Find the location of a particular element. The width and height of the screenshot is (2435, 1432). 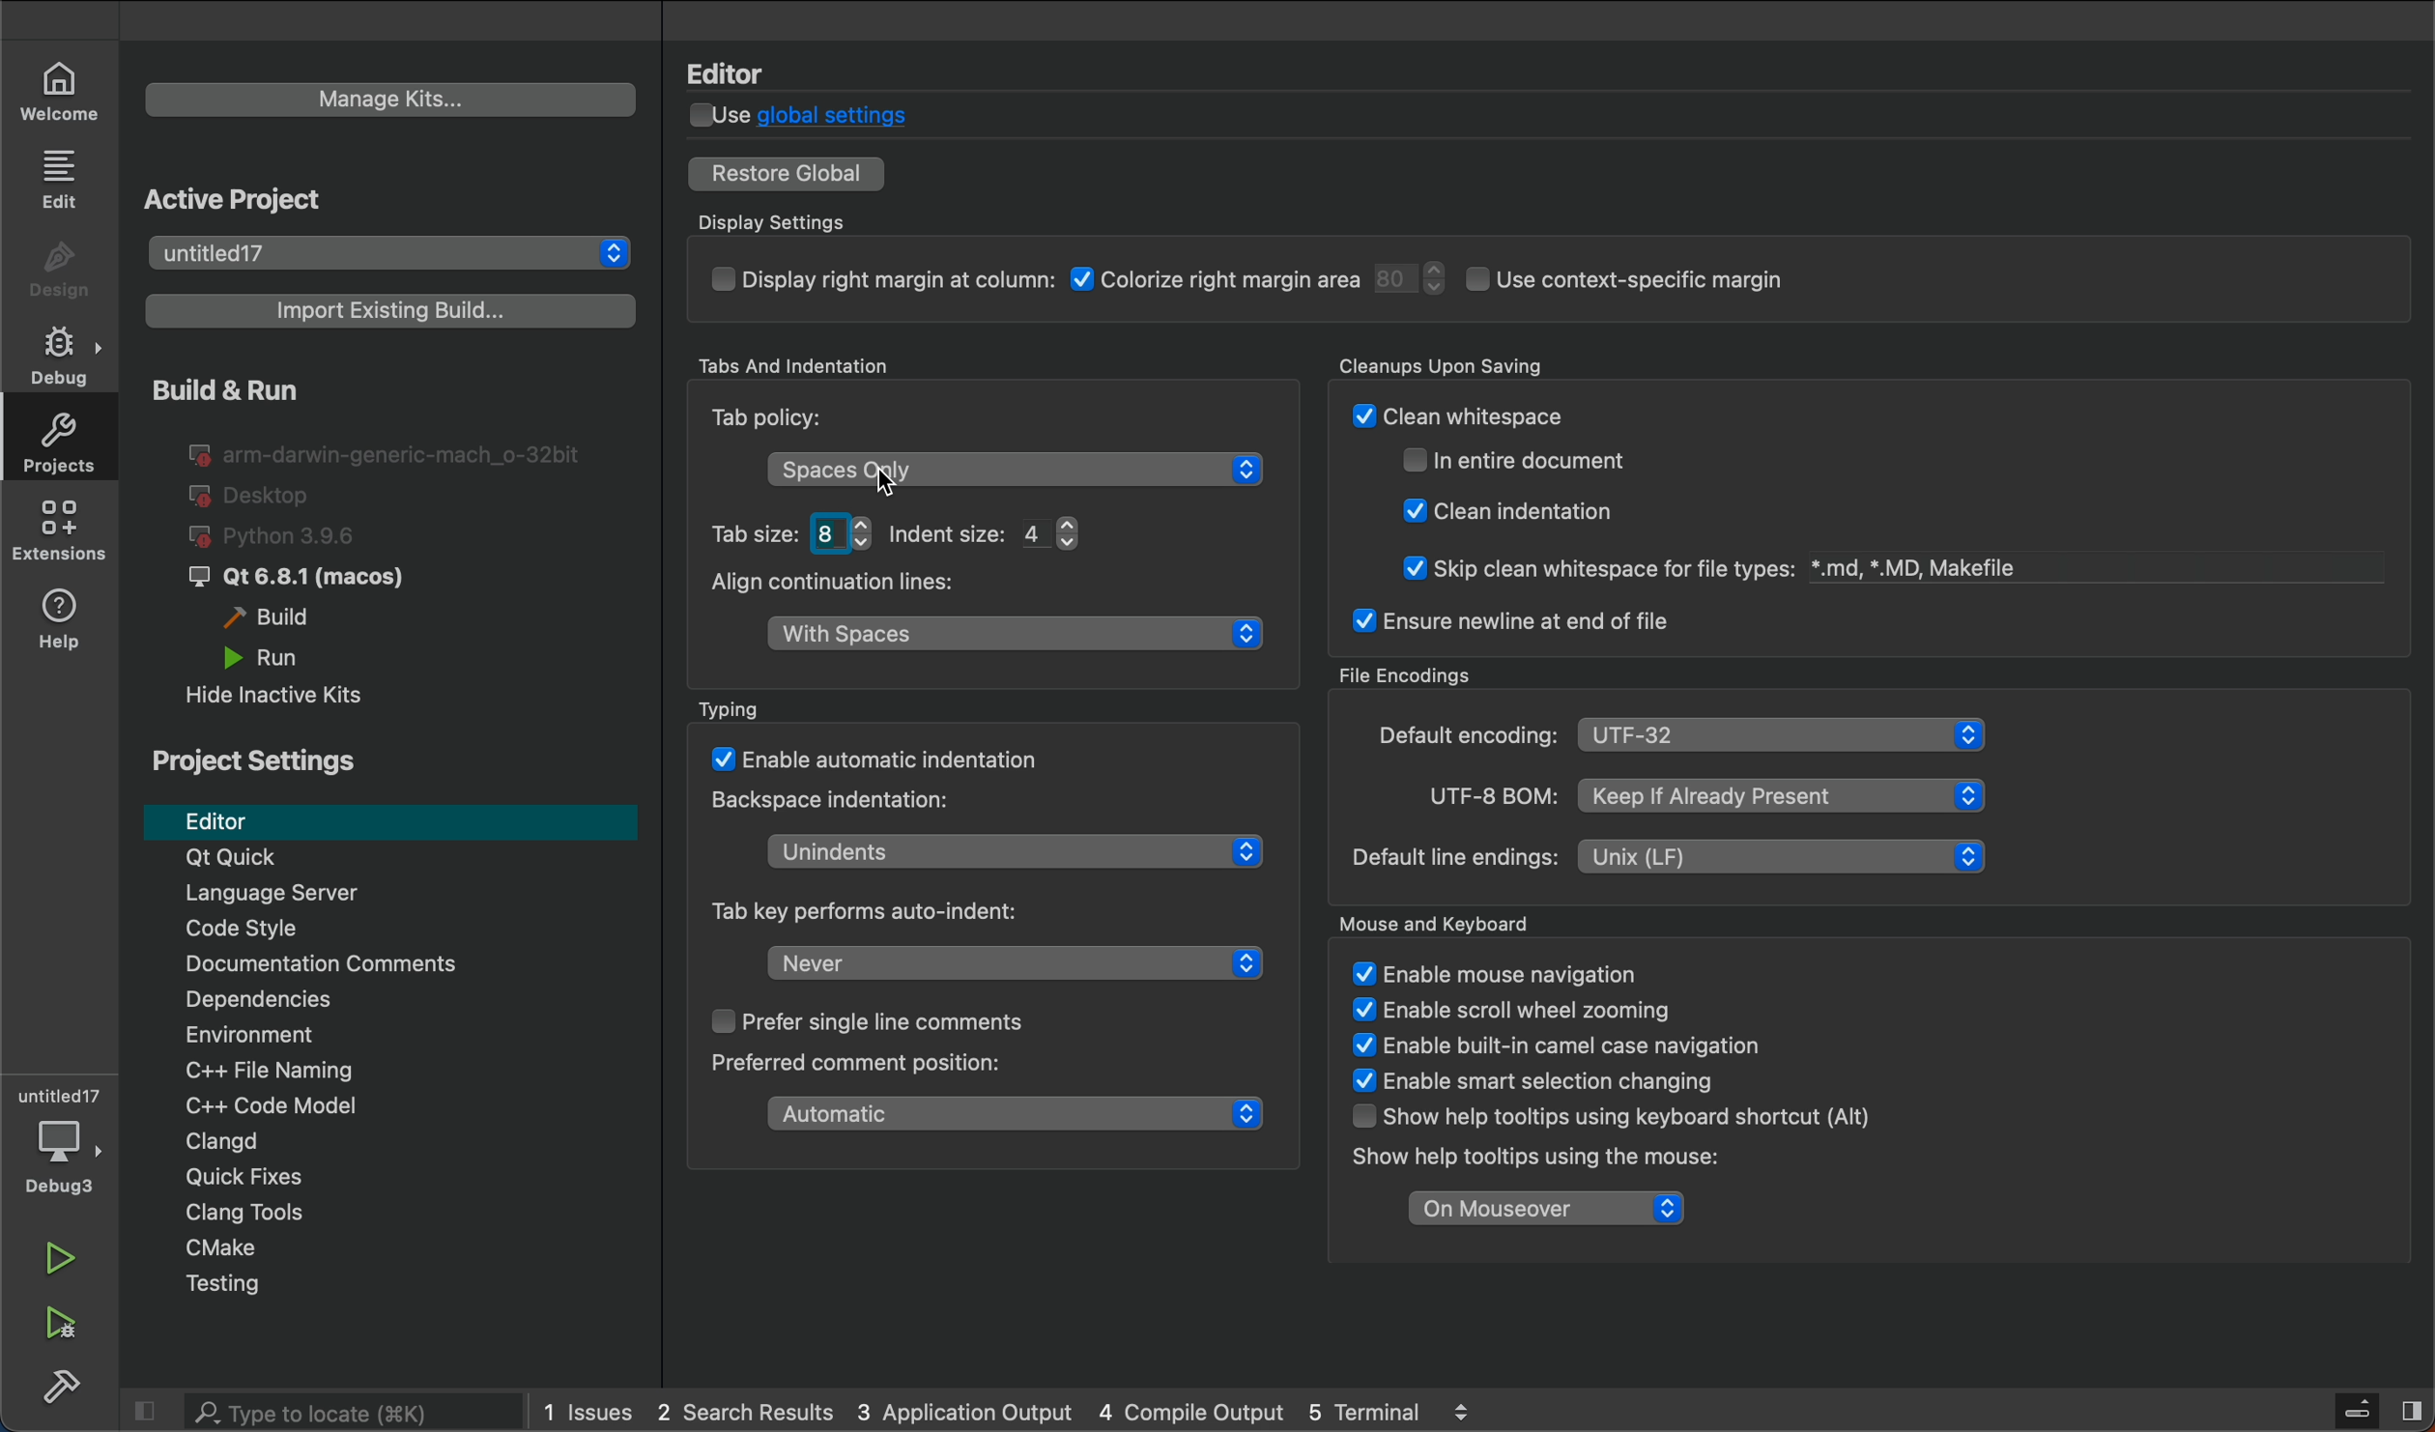

welcome is located at coordinates (65, 92).